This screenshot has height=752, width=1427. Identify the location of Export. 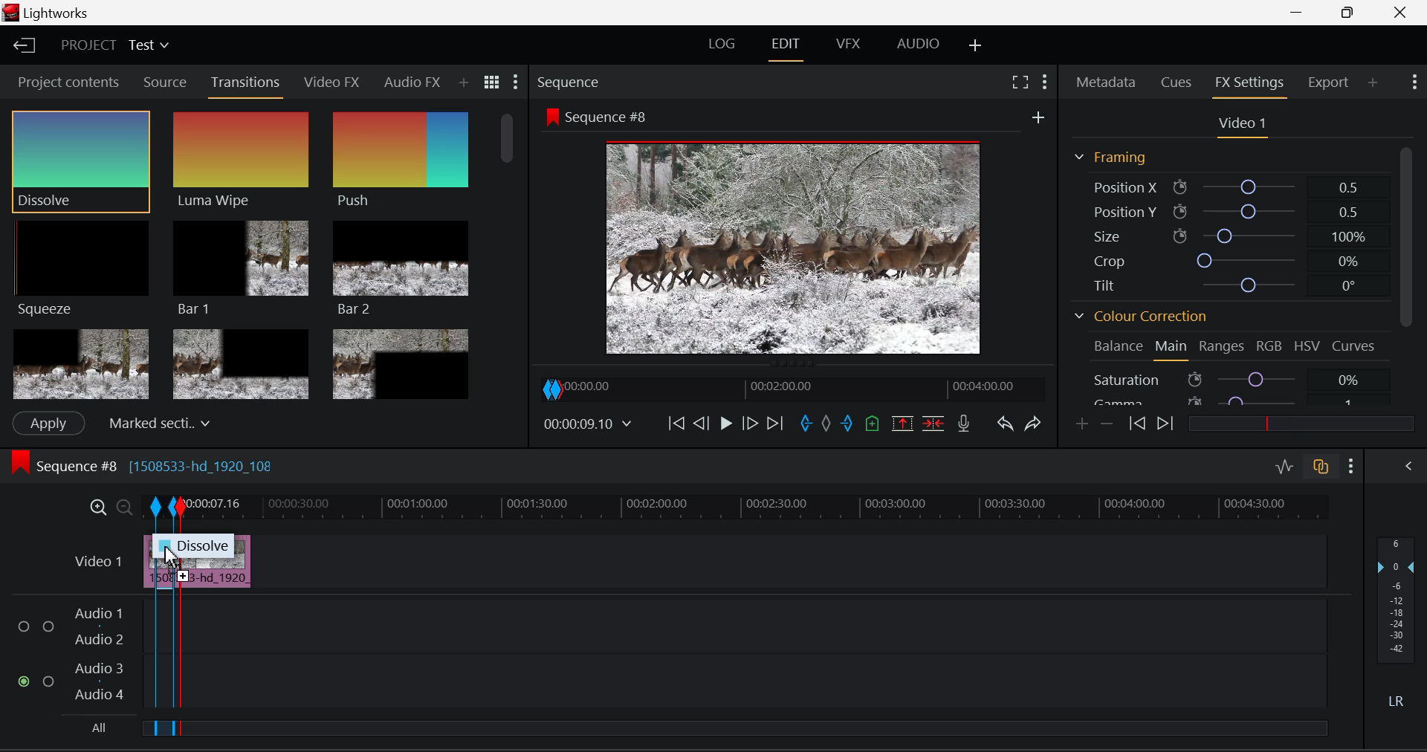
(1332, 82).